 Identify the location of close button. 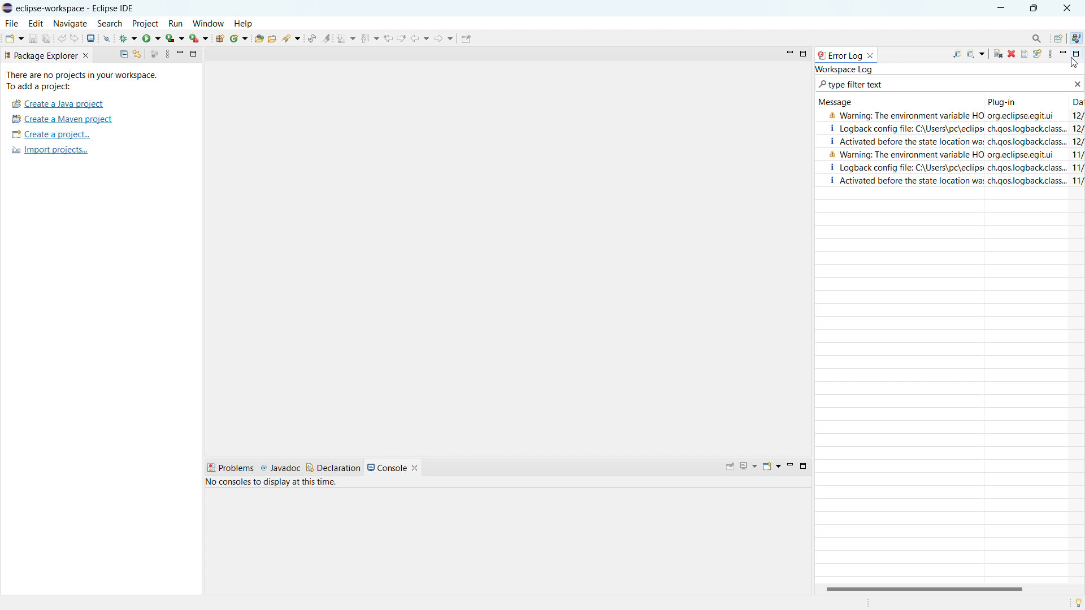
(1070, 8).